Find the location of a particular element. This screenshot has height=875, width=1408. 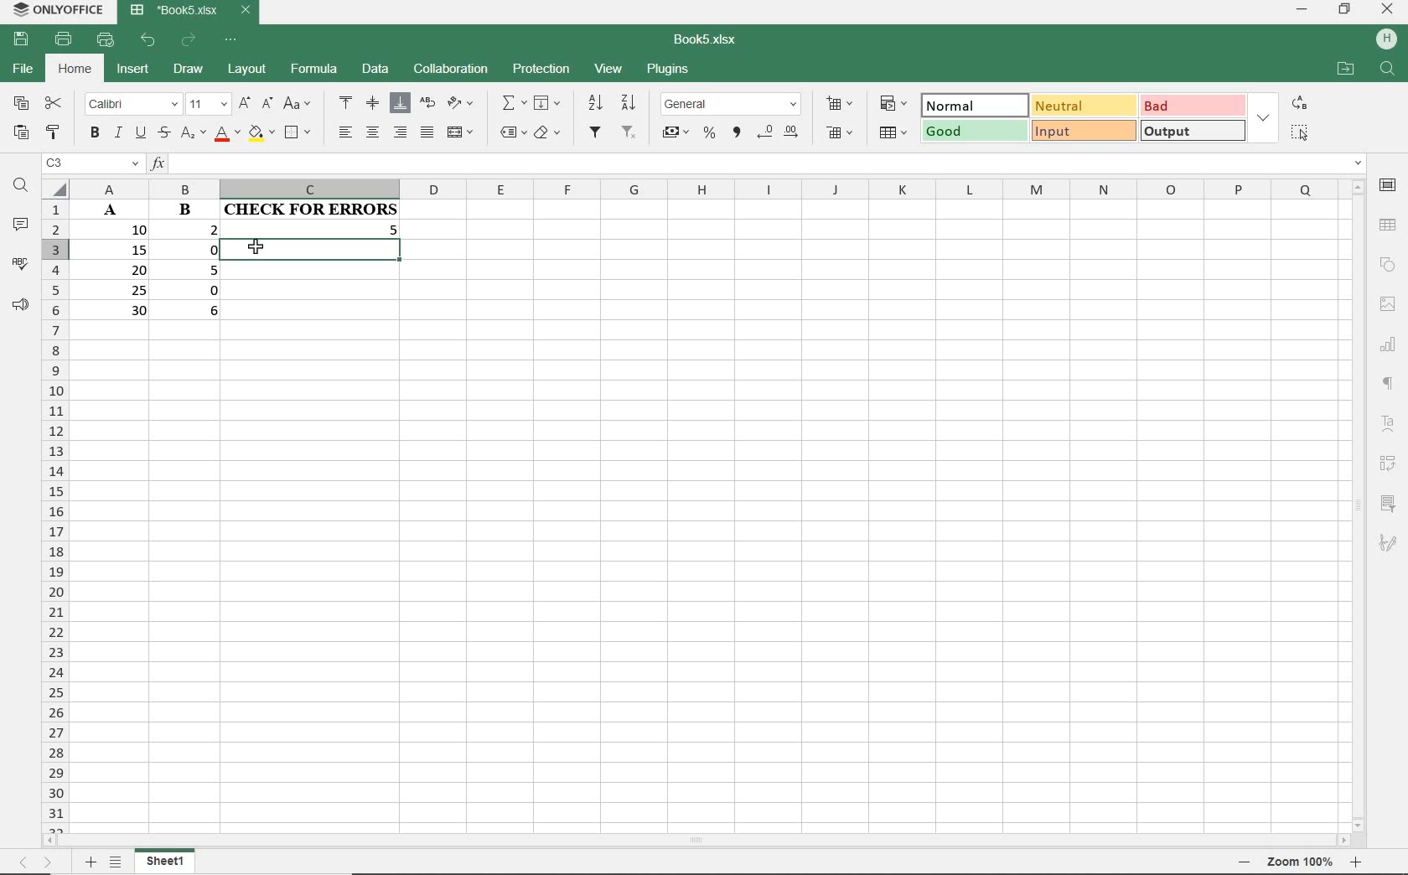

FILL is located at coordinates (546, 103).